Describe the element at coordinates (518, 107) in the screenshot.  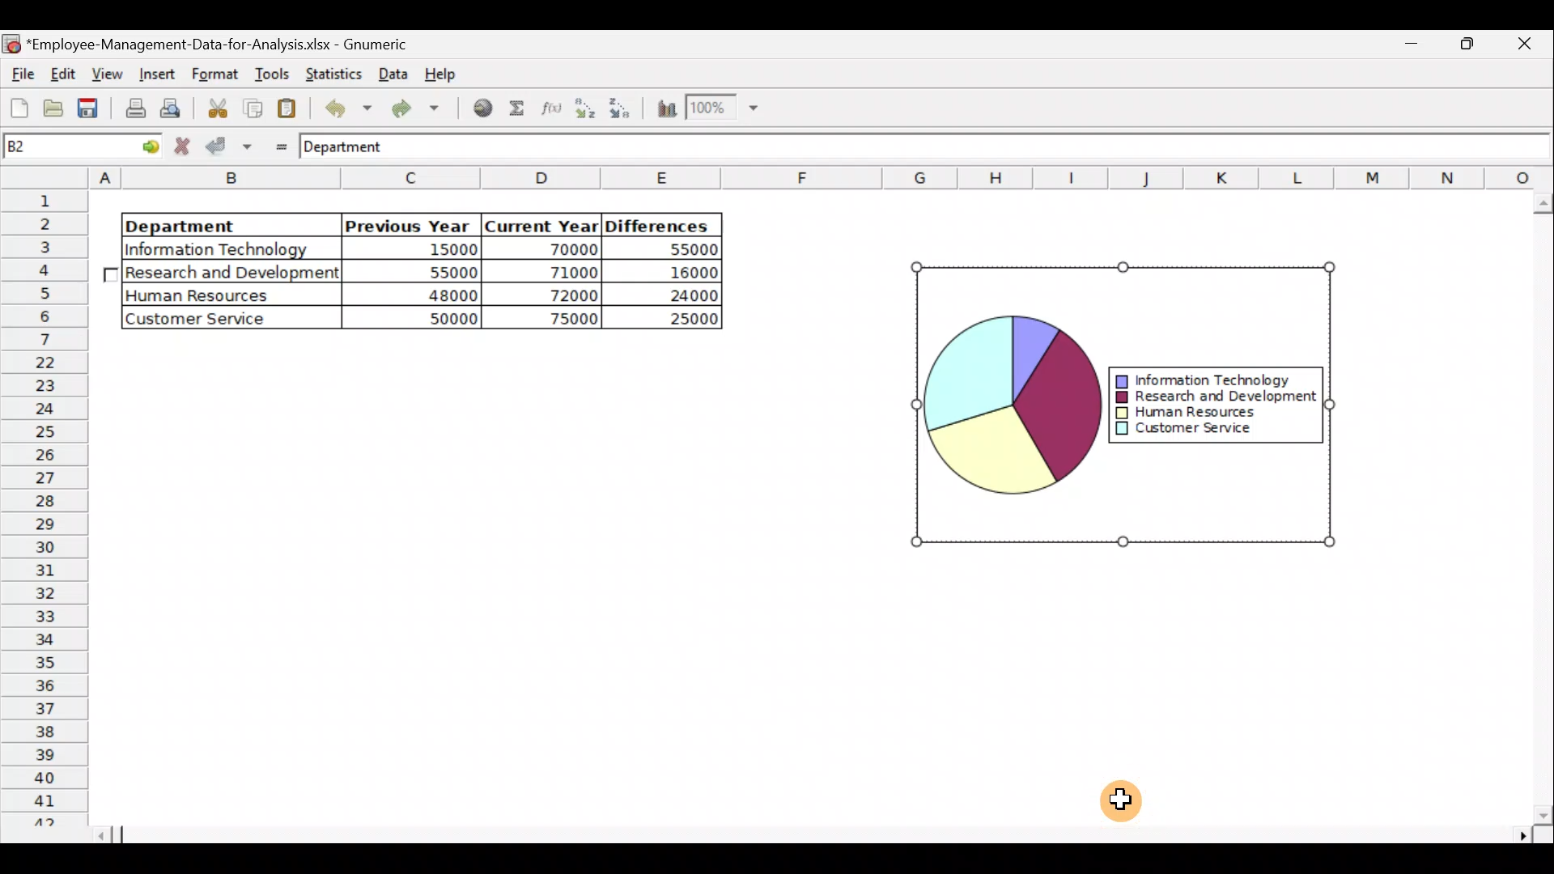
I see `Sum into the current cell` at that location.